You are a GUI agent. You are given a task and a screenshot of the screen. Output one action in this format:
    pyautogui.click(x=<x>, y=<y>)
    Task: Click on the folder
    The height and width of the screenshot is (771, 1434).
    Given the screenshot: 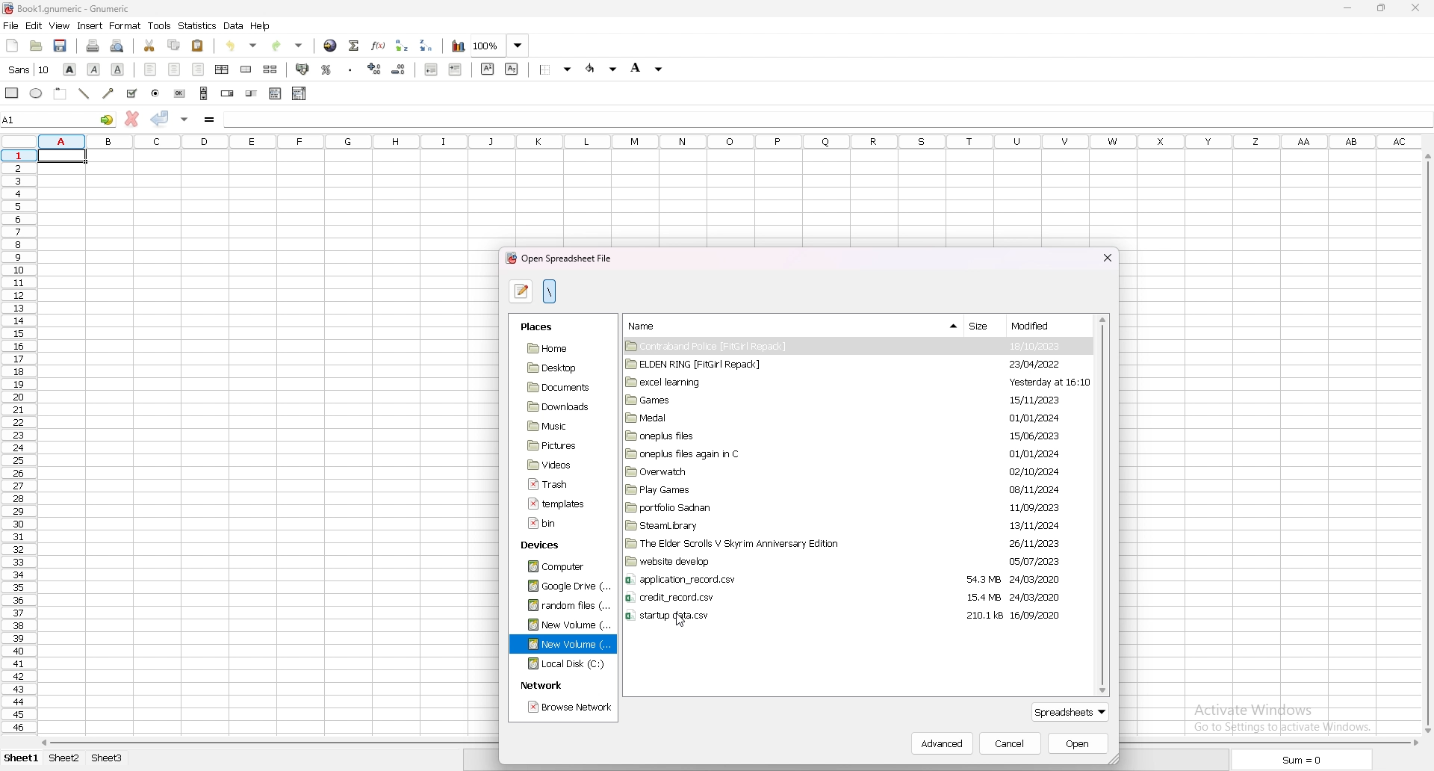 What is the action you would take?
    pyautogui.click(x=556, y=407)
    